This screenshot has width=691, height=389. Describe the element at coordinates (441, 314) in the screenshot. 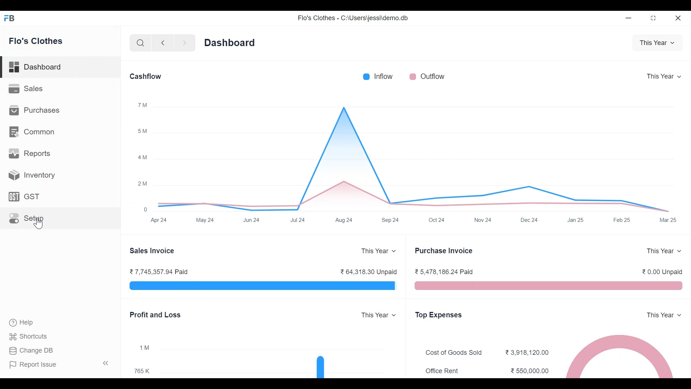

I see `Top Expenses` at that location.